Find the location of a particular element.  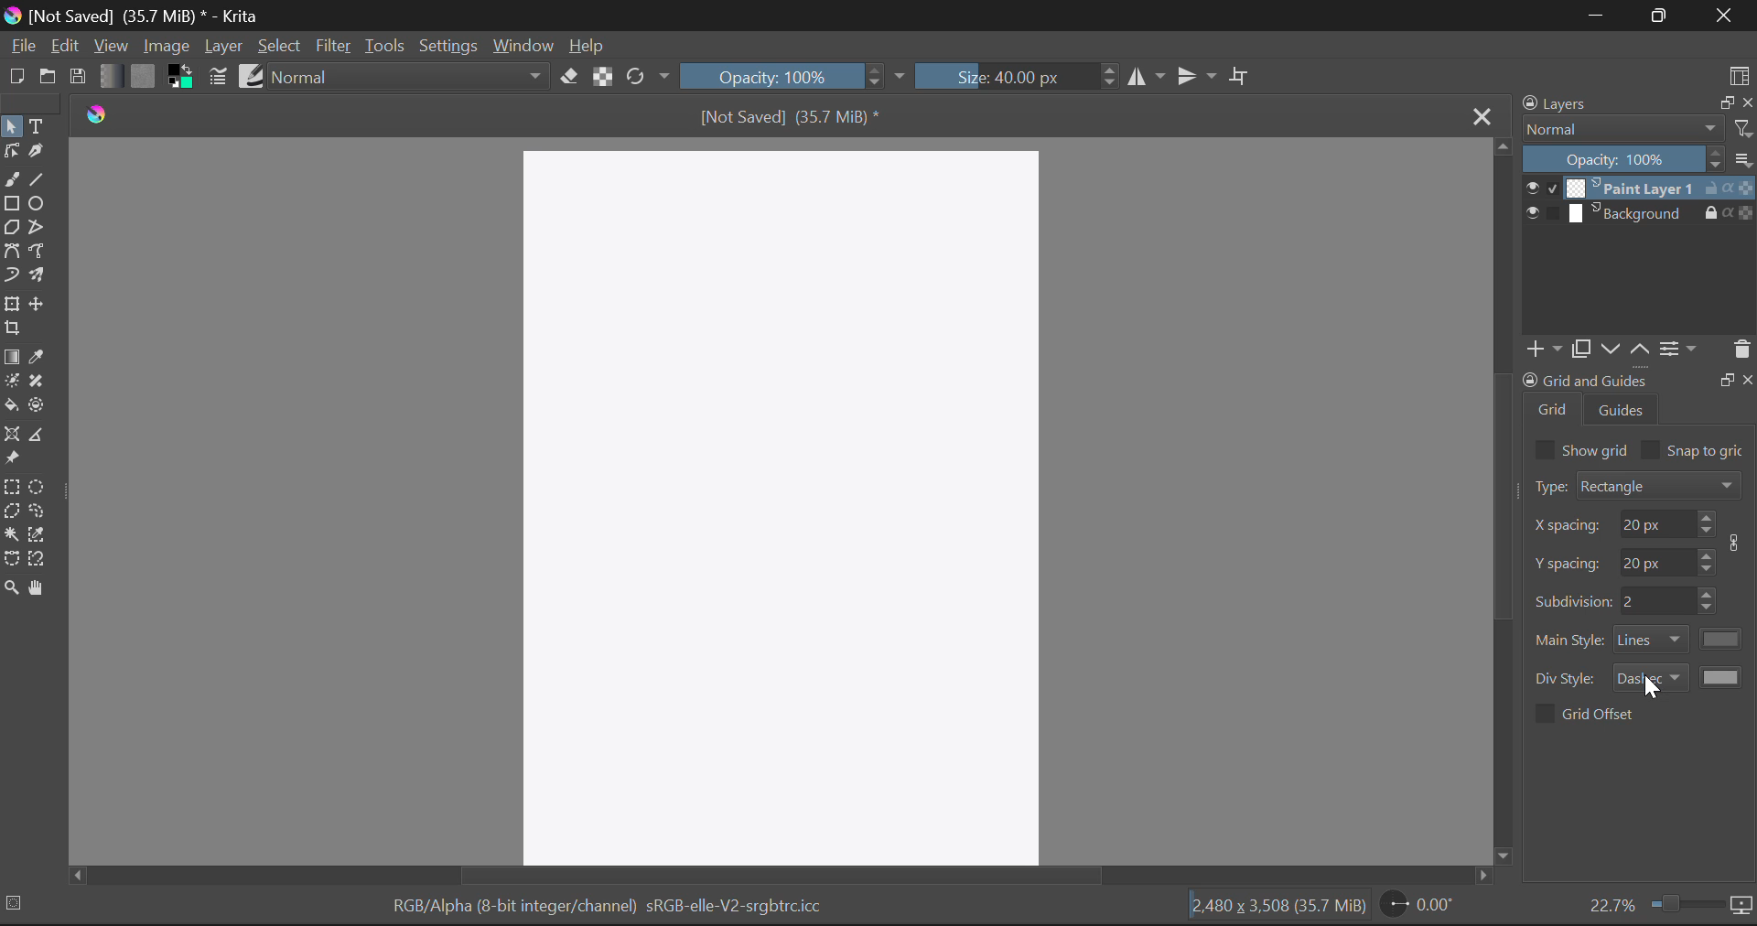

show grid is located at coordinates (1597, 449).